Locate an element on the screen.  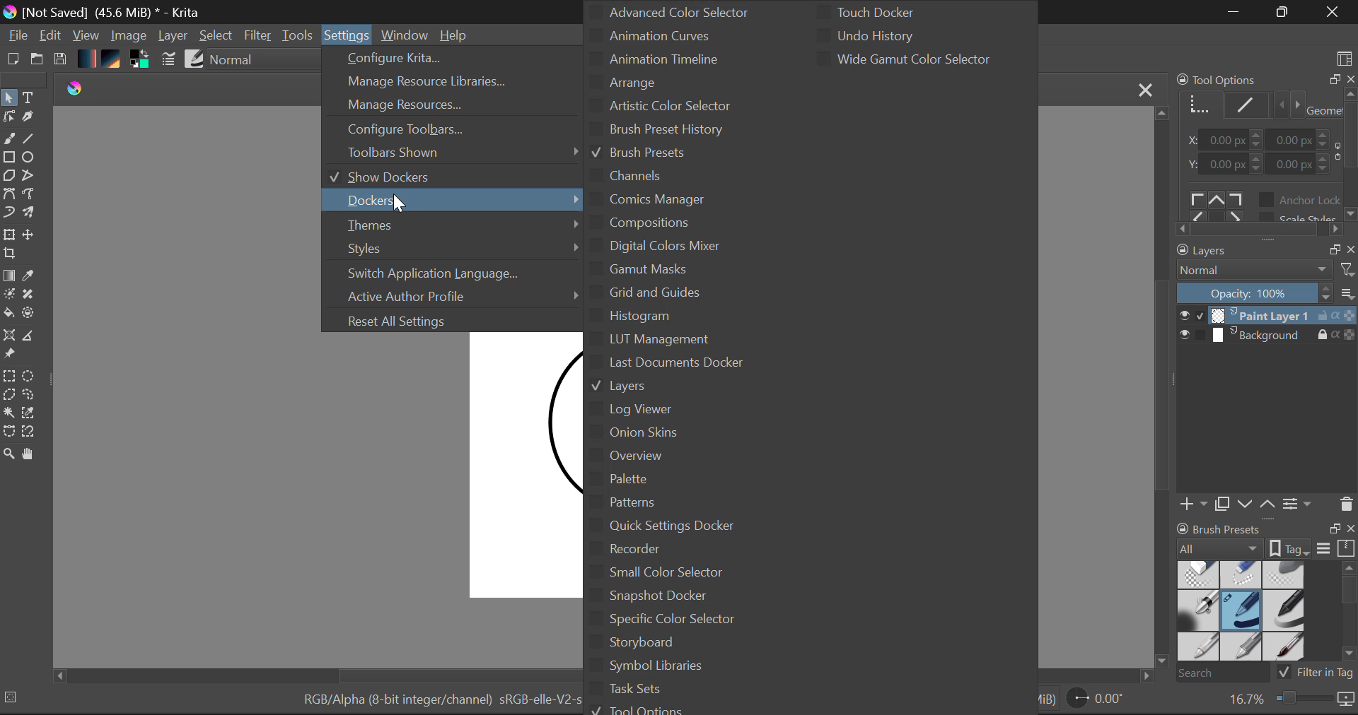
Elipses is located at coordinates (31, 157).